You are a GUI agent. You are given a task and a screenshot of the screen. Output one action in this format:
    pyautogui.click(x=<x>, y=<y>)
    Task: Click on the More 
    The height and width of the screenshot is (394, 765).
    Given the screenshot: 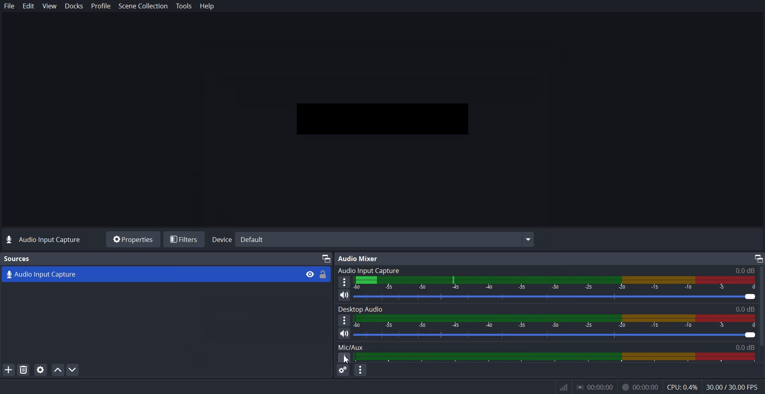 What is the action you would take?
    pyautogui.click(x=344, y=282)
    